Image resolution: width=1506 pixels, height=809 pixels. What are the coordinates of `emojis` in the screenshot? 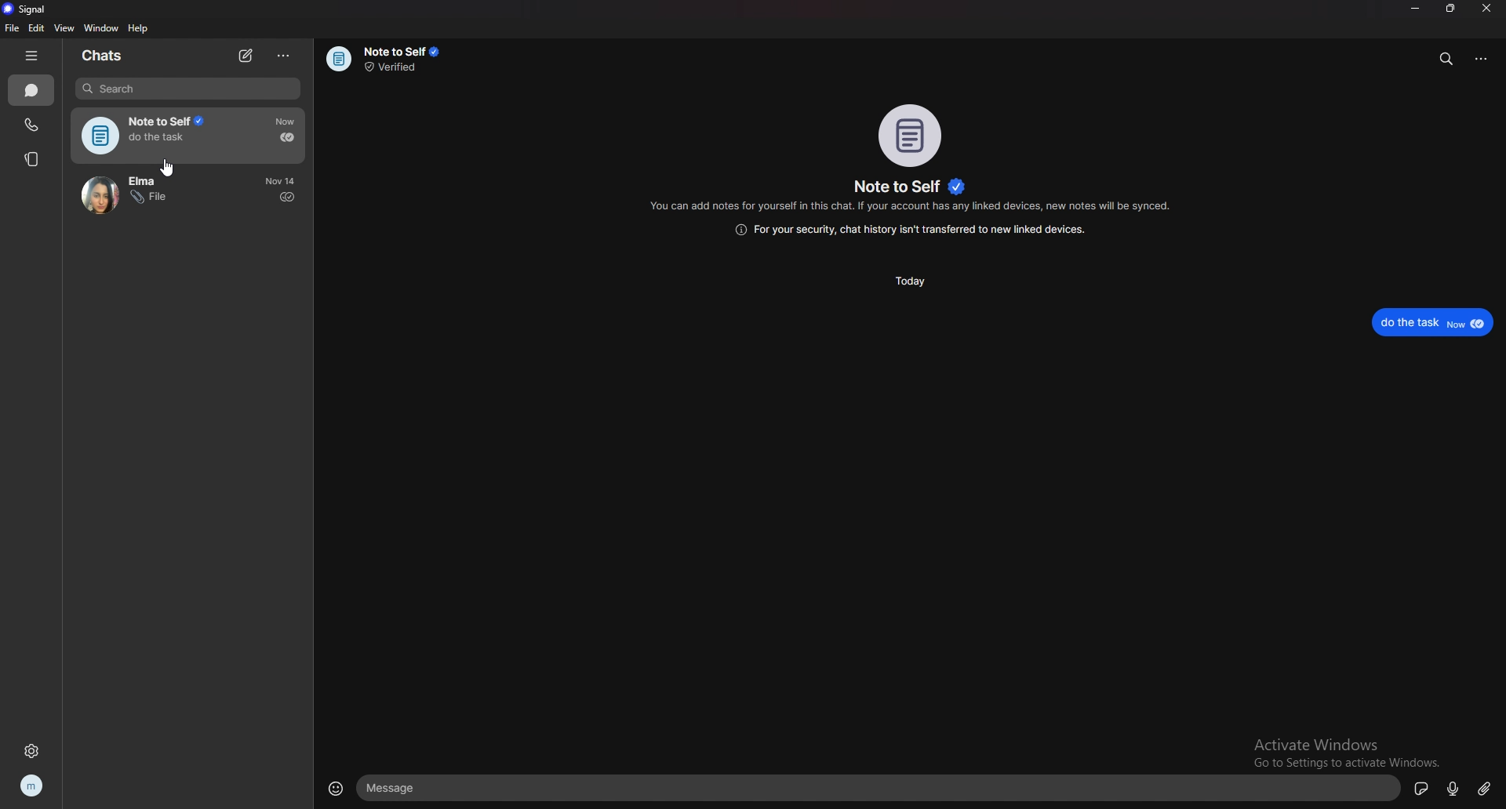 It's located at (336, 786).